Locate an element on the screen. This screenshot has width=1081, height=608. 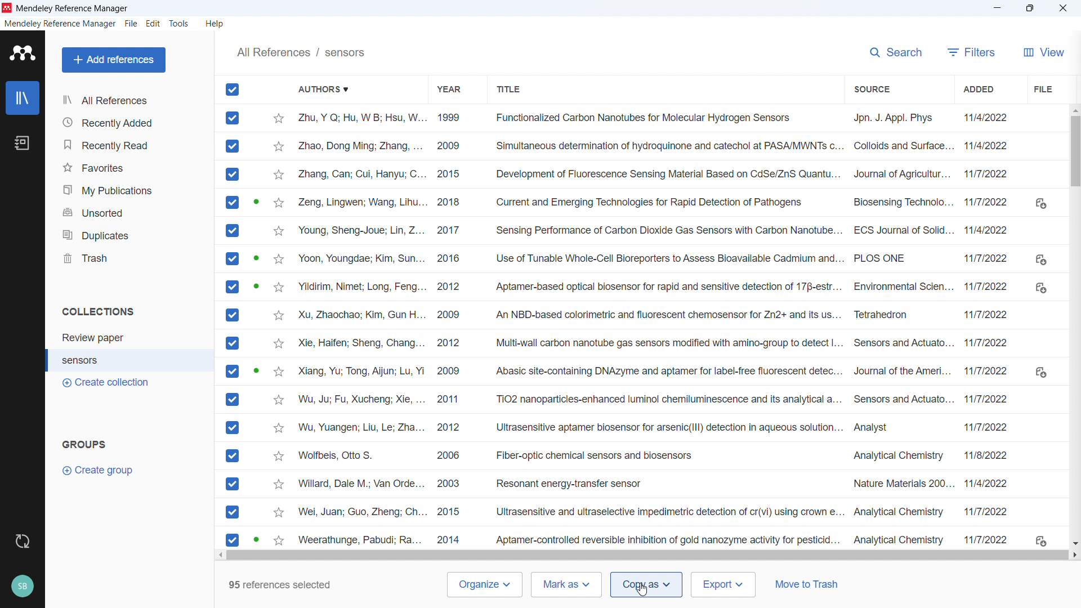
All entries selected is located at coordinates (232, 315).